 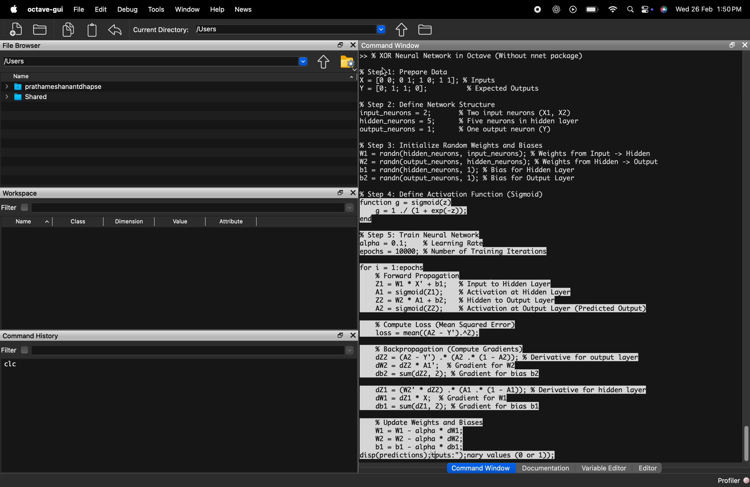 What do you see at coordinates (41, 29) in the screenshot?
I see `open an existing file in directory` at bounding box center [41, 29].